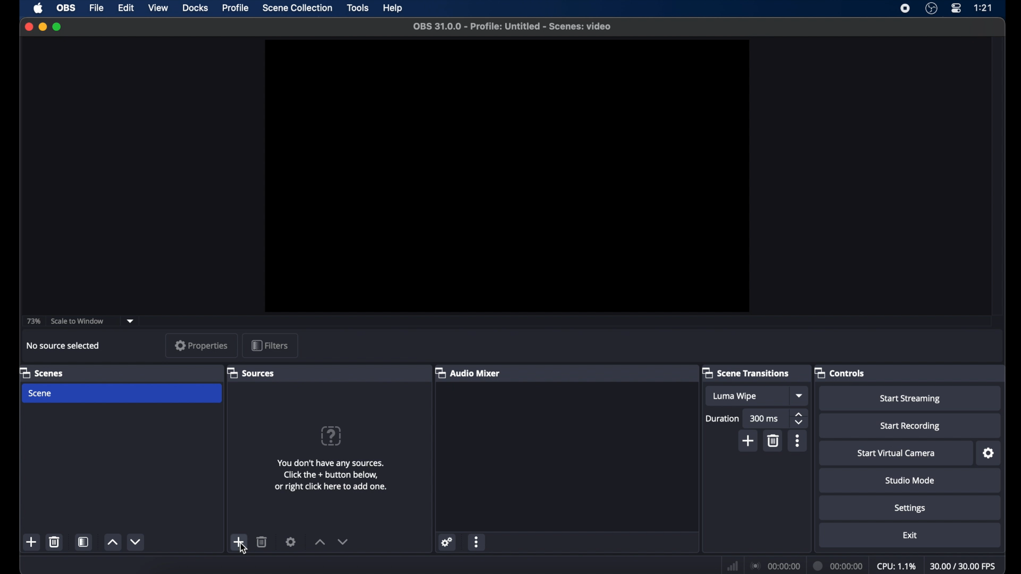 This screenshot has height=574, width=1021. Describe the element at coordinates (358, 8) in the screenshot. I see `tools` at that location.